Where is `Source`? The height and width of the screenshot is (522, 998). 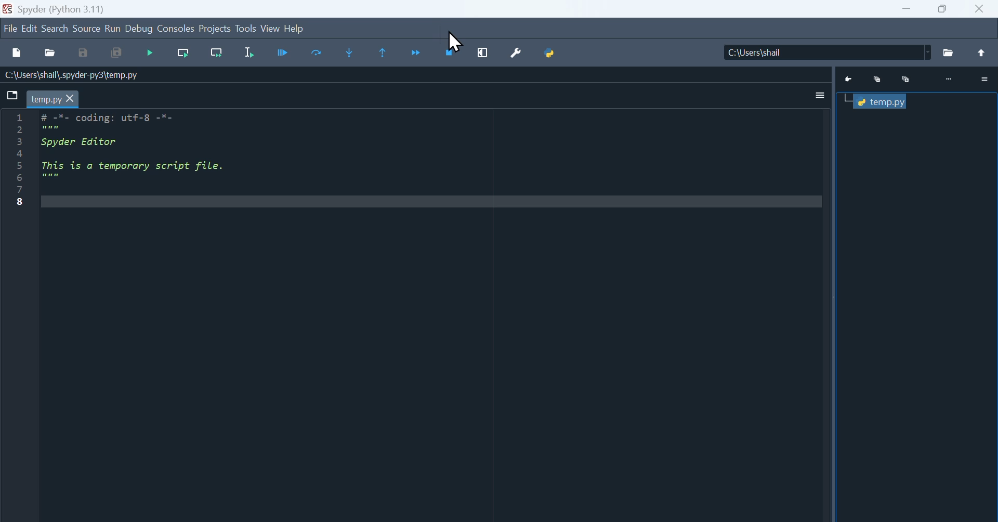
Source is located at coordinates (87, 29).